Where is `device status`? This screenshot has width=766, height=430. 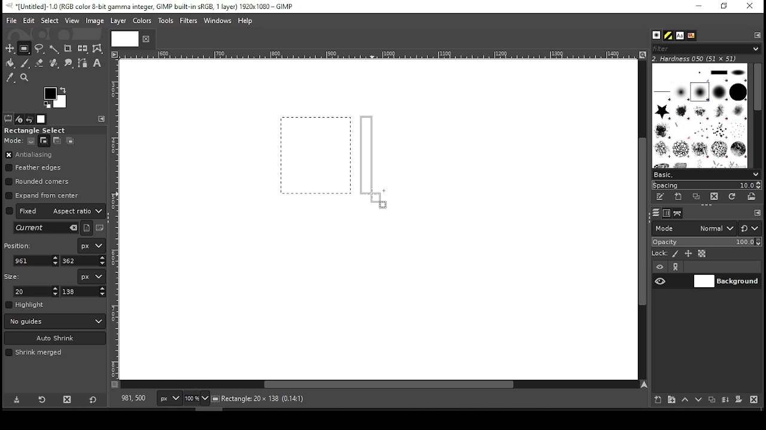 device status is located at coordinates (19, 119).